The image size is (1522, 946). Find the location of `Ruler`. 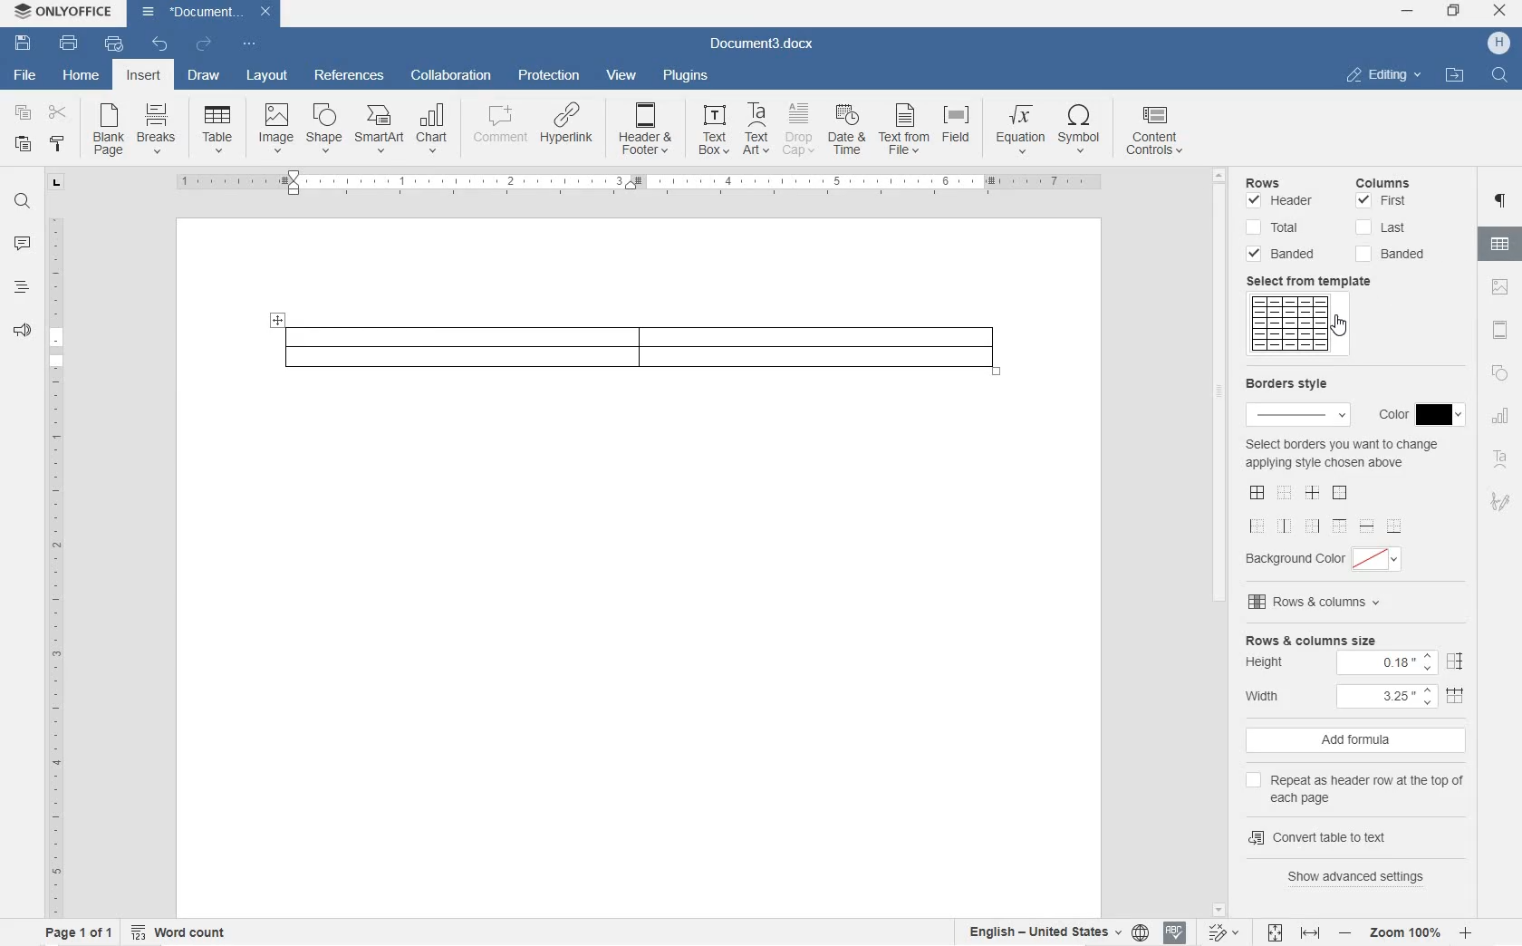

Ruler is located at coordinates (637, 184).